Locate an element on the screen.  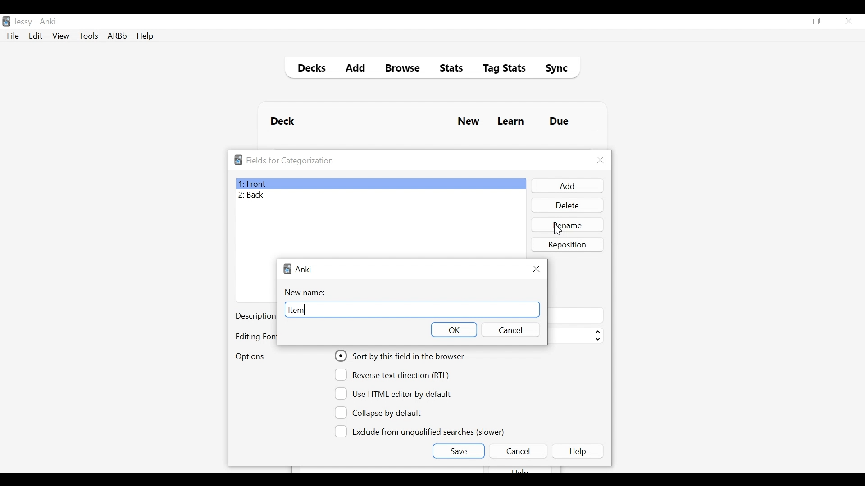
minimize is located at coordinates (785, 22).